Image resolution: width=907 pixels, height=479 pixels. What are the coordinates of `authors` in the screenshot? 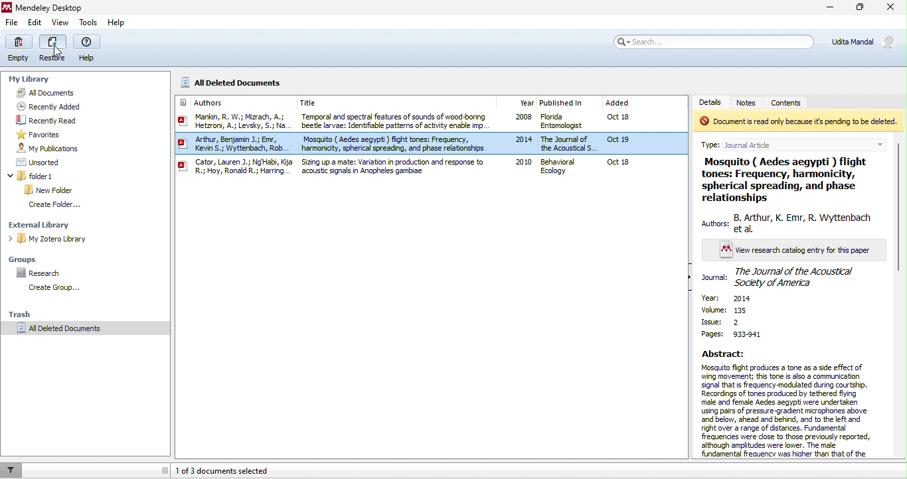 It's located at (210, 102).